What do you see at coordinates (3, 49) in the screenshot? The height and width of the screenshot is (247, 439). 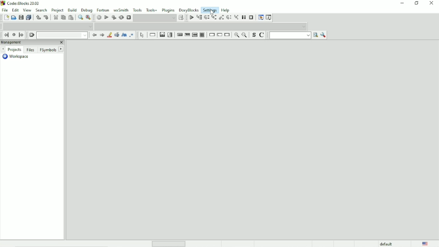 I see `Next` at bounding box center [3, 49].